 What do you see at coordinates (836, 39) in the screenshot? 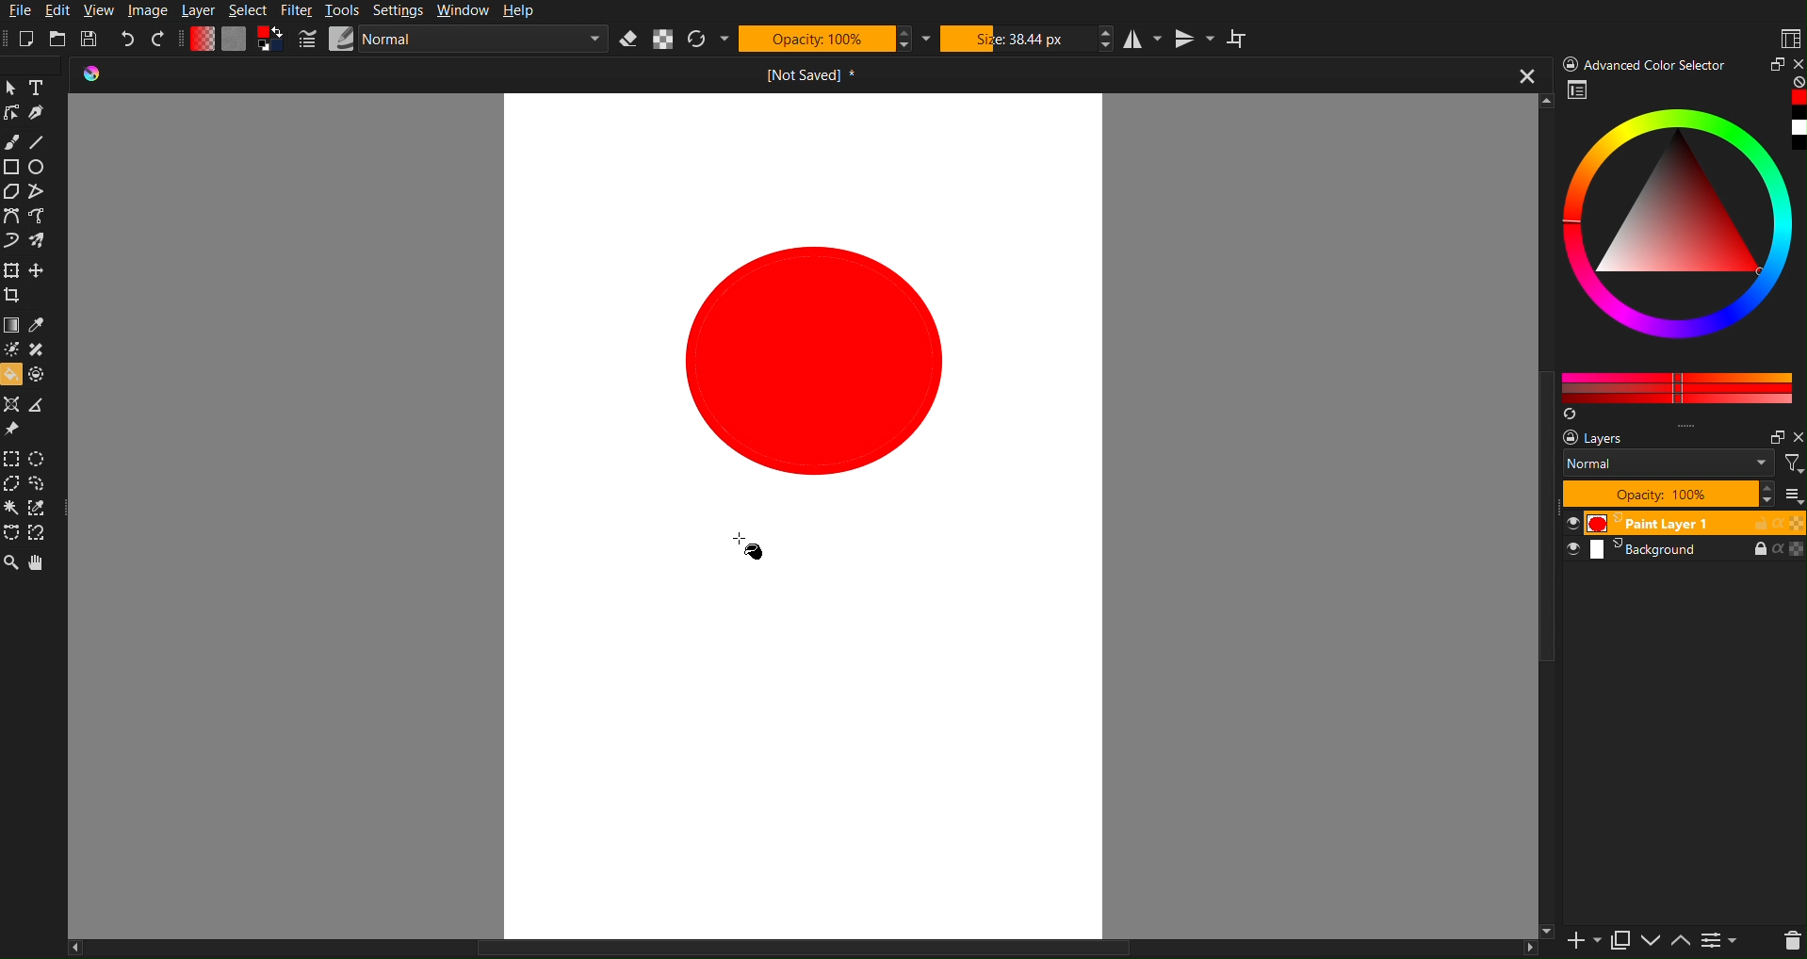
I see `Opactity` at bounding box center [836, 39].